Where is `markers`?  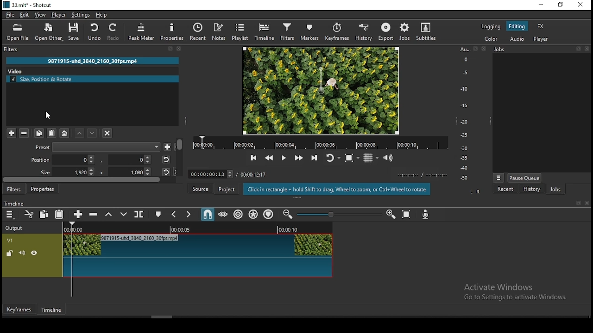 markers is located at coordinates (309, 32).